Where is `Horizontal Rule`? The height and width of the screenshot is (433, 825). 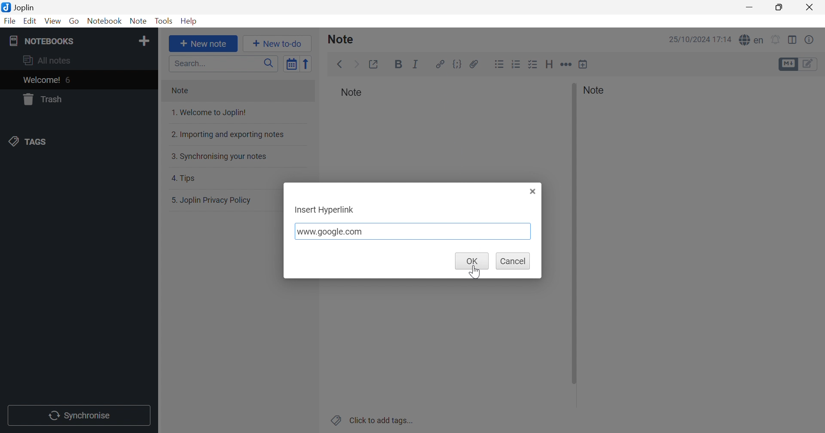
Horizontal Rule is located at coordinates (566, 64).